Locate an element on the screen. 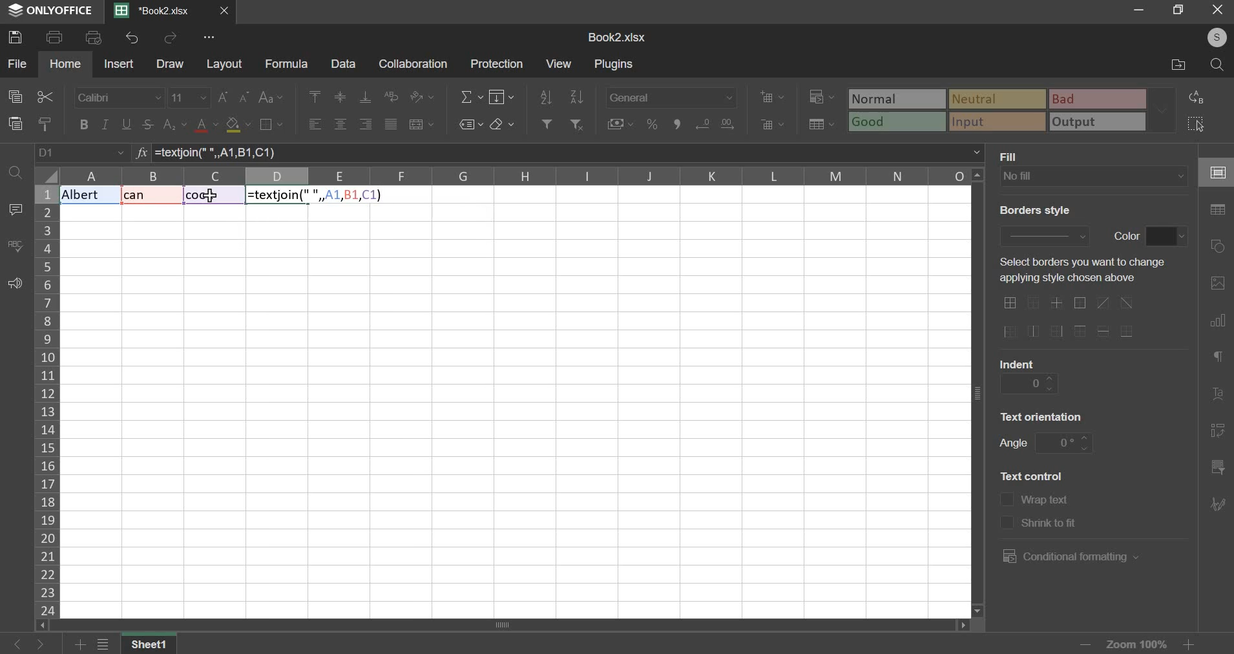 This screenshot has width=1234, height=654. align right is located at coordinates (366, 124).